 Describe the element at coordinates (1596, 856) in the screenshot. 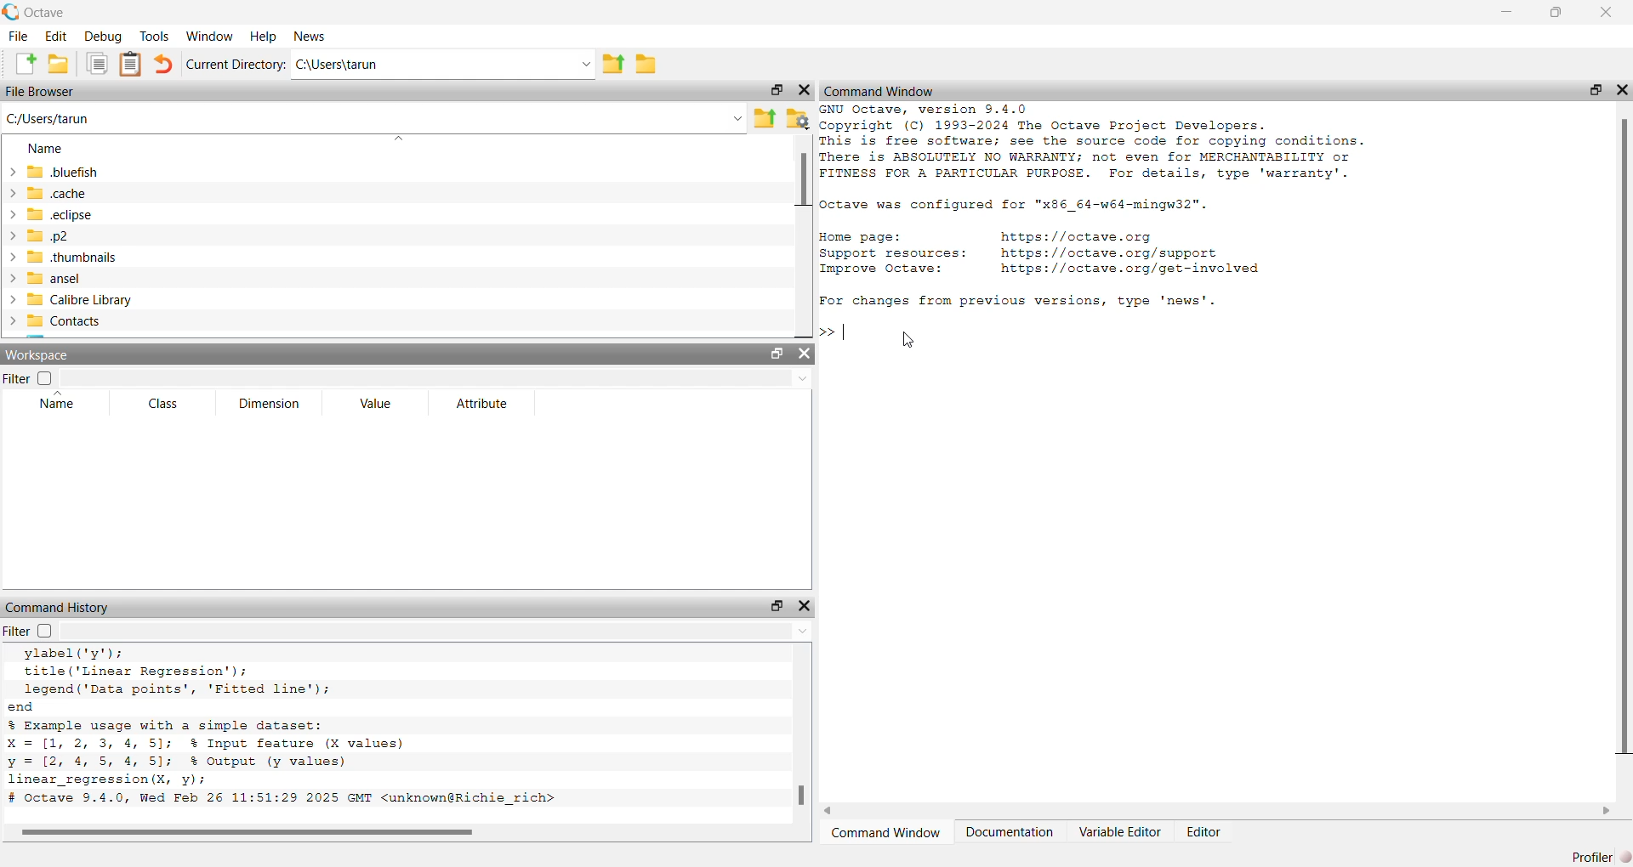

I see `profiler` at that location.